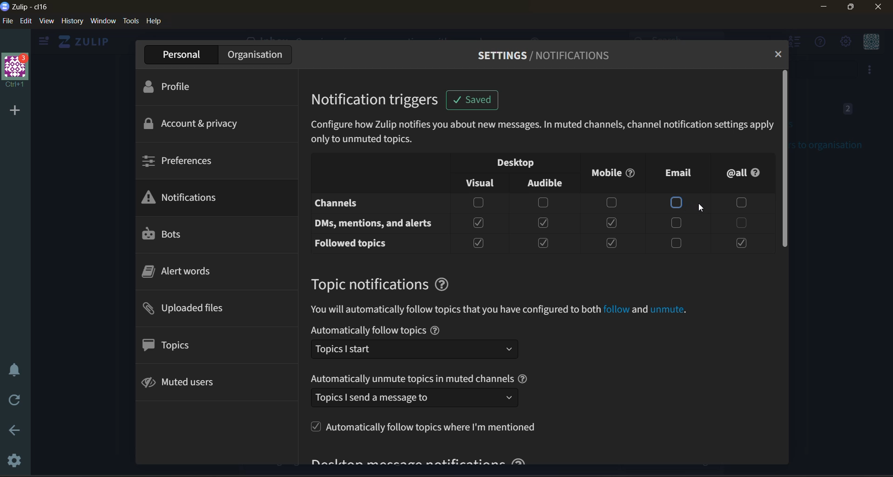 The image size is (893, 477). What do you see at coordinates (817, 42) in the screenshot?
I see `help menu` at bounding box center [817, 42].